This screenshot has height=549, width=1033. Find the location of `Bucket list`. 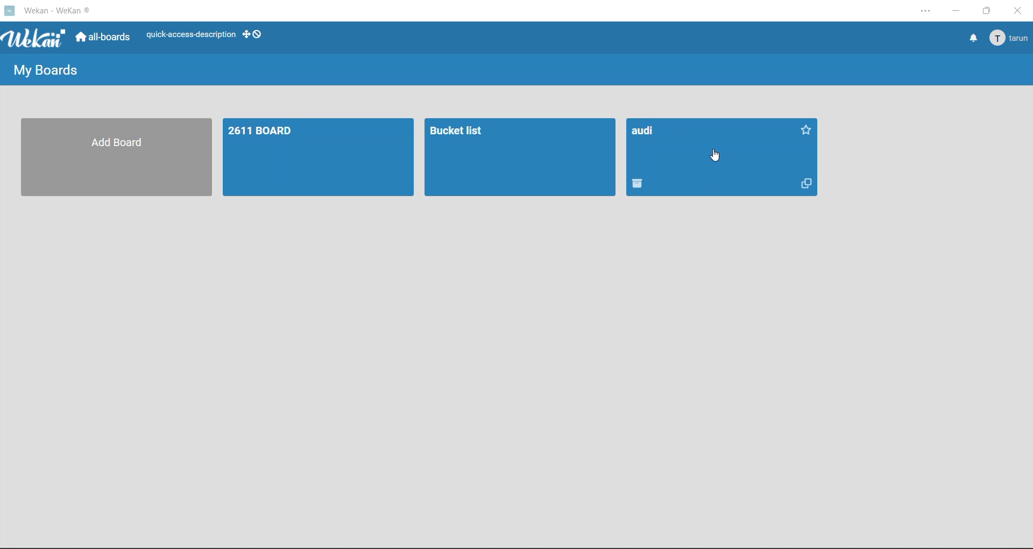

Bucket list is located at coordinates (521, 157).